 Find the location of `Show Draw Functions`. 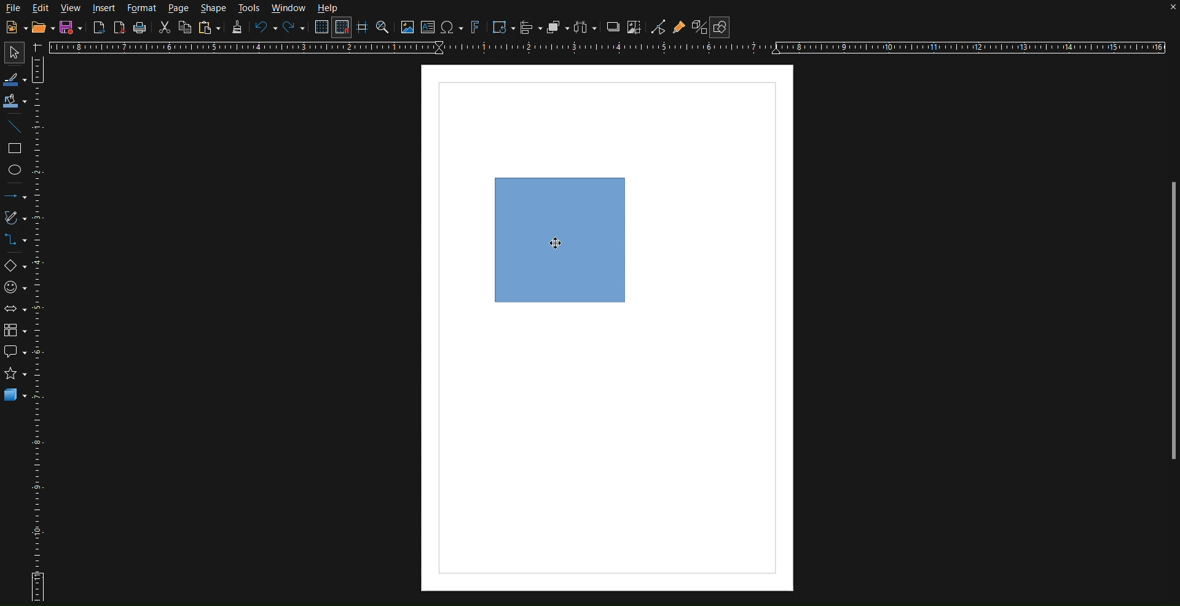

Show Draw Functions is located at coordinates (722, 25).